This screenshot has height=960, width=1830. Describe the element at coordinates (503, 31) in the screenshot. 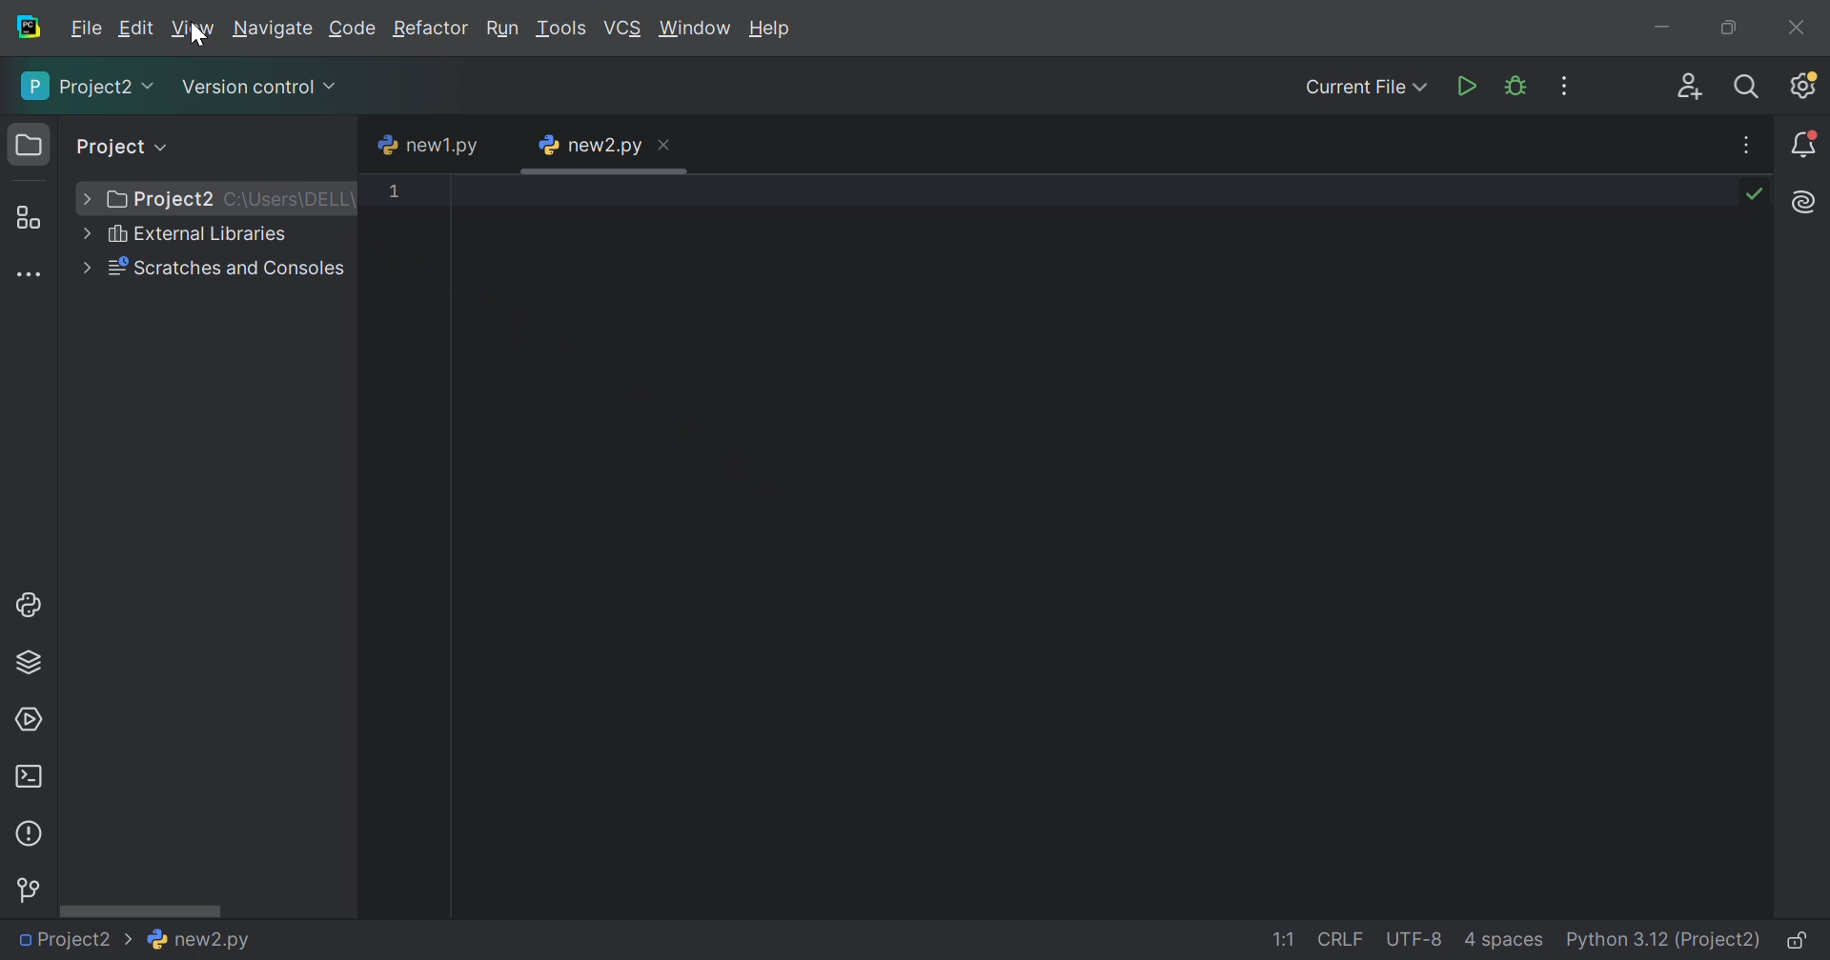

I see `Run` at that location.